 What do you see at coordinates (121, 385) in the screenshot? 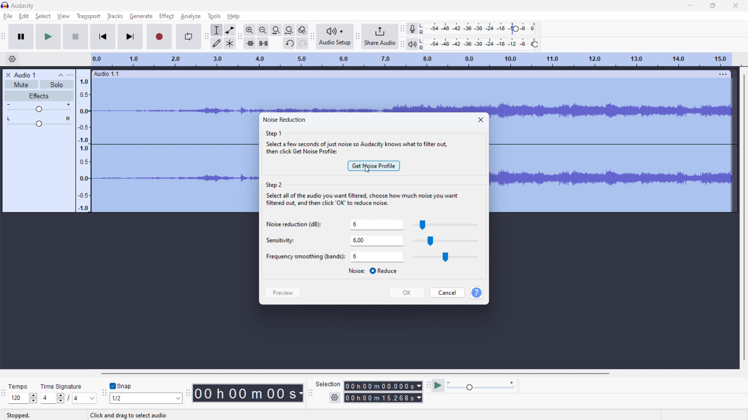
I see `toggle snap` at bounding box center [121, 385].